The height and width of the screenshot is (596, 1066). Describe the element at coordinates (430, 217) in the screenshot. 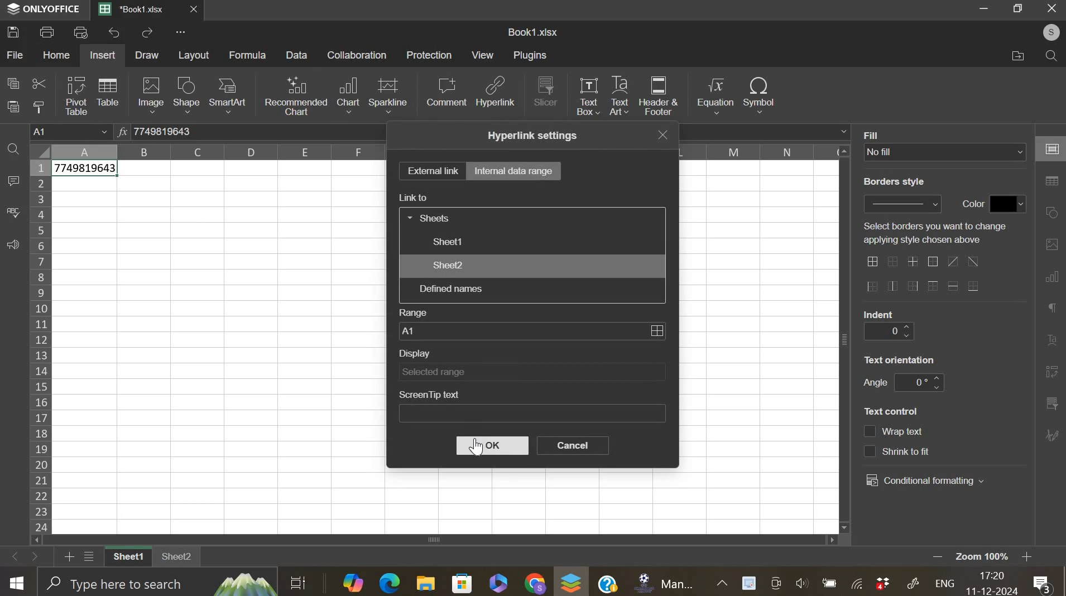

I see `sheets` at that location.